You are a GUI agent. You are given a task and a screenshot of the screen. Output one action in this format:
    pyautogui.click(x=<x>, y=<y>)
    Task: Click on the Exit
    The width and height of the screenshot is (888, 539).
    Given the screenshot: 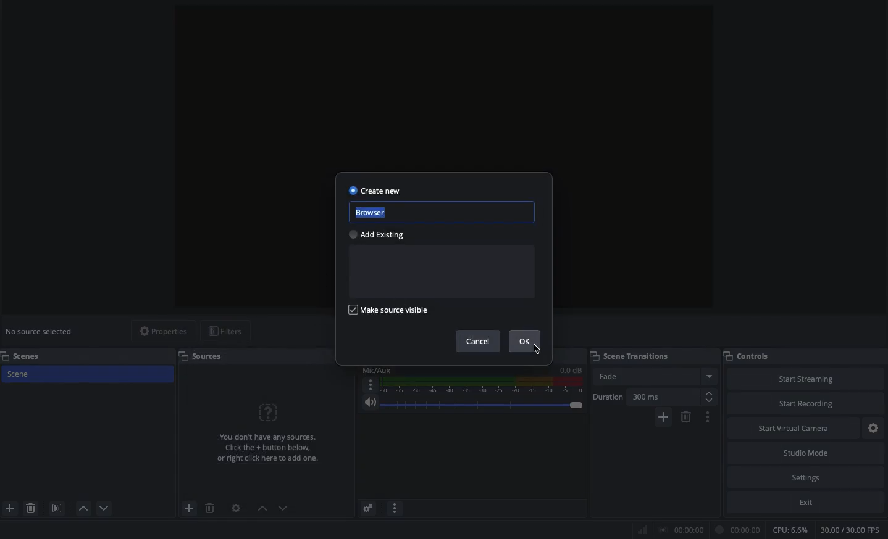 What is the action you would take?
    pyautogui.click(x=805, y=503)
    